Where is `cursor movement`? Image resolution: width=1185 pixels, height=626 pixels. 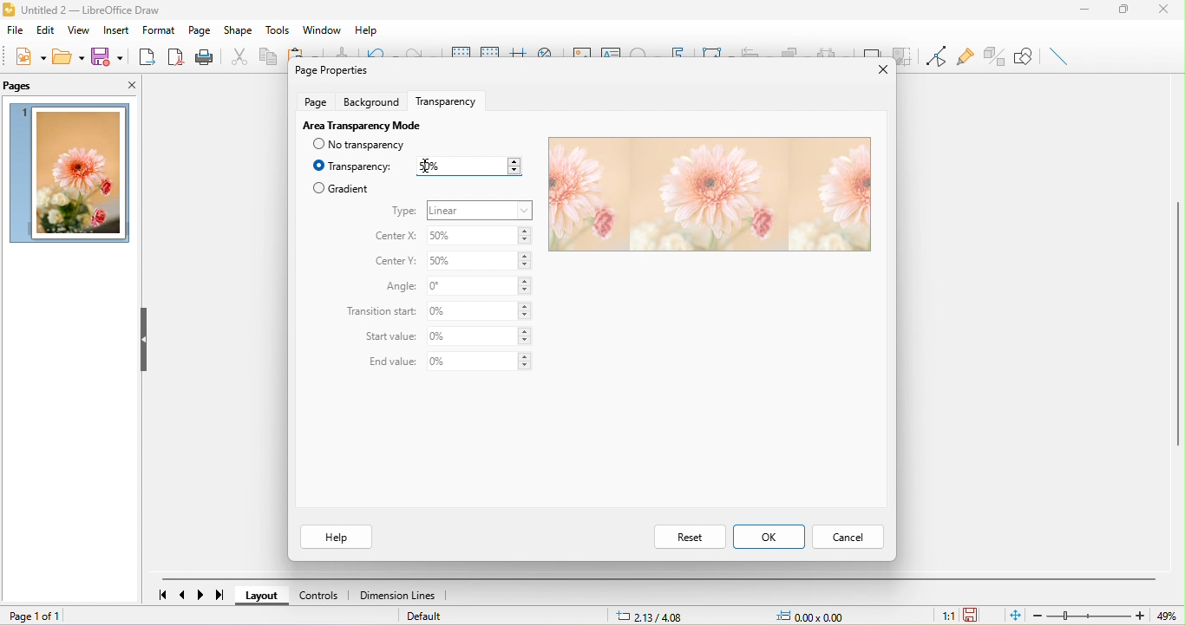 cursor movement is located at coordinates (429, 165).